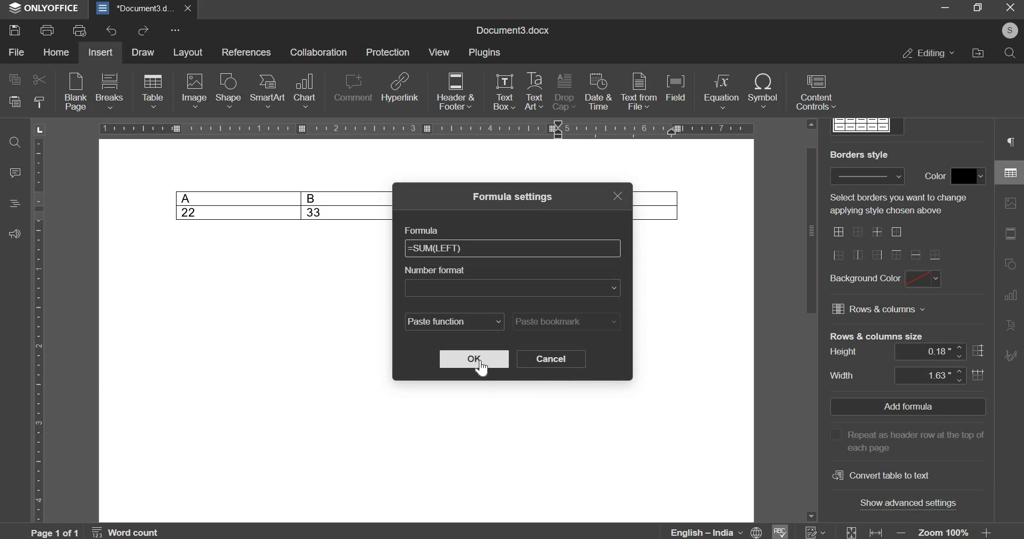  What do you see at coordinates (867, 176) in the screenshot?
I see `border style` at bounding box center [867, 176].